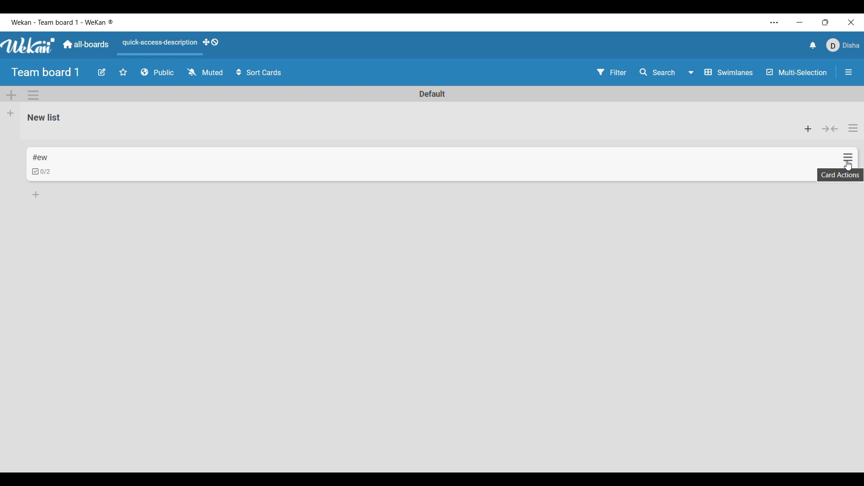  What do you see at coordinates (157, 72) in the screenshot?
I see `Board privacy options` at bounding box center [157, 72].